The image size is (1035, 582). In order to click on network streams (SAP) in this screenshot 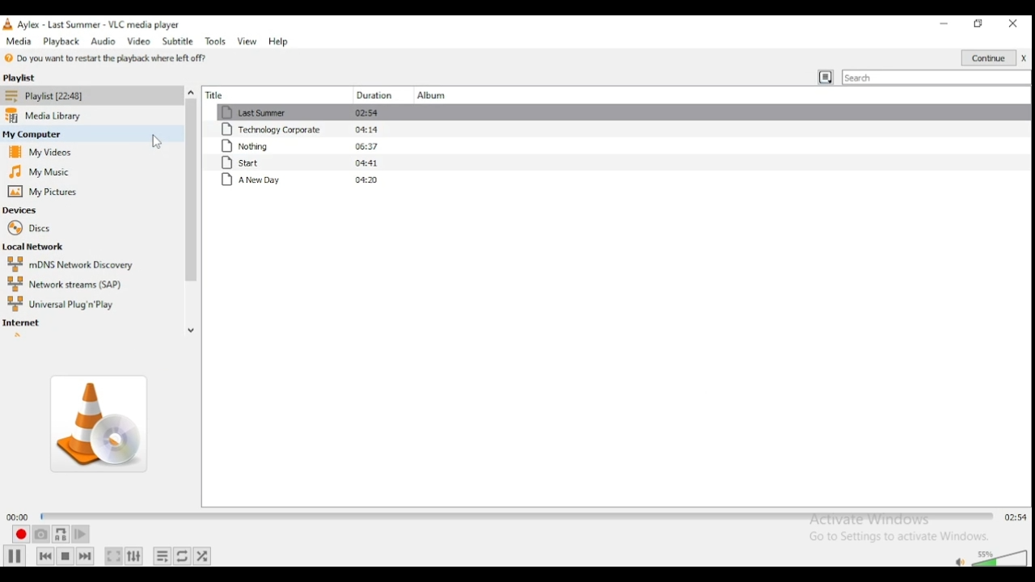, I will do `click(64, 283)`.